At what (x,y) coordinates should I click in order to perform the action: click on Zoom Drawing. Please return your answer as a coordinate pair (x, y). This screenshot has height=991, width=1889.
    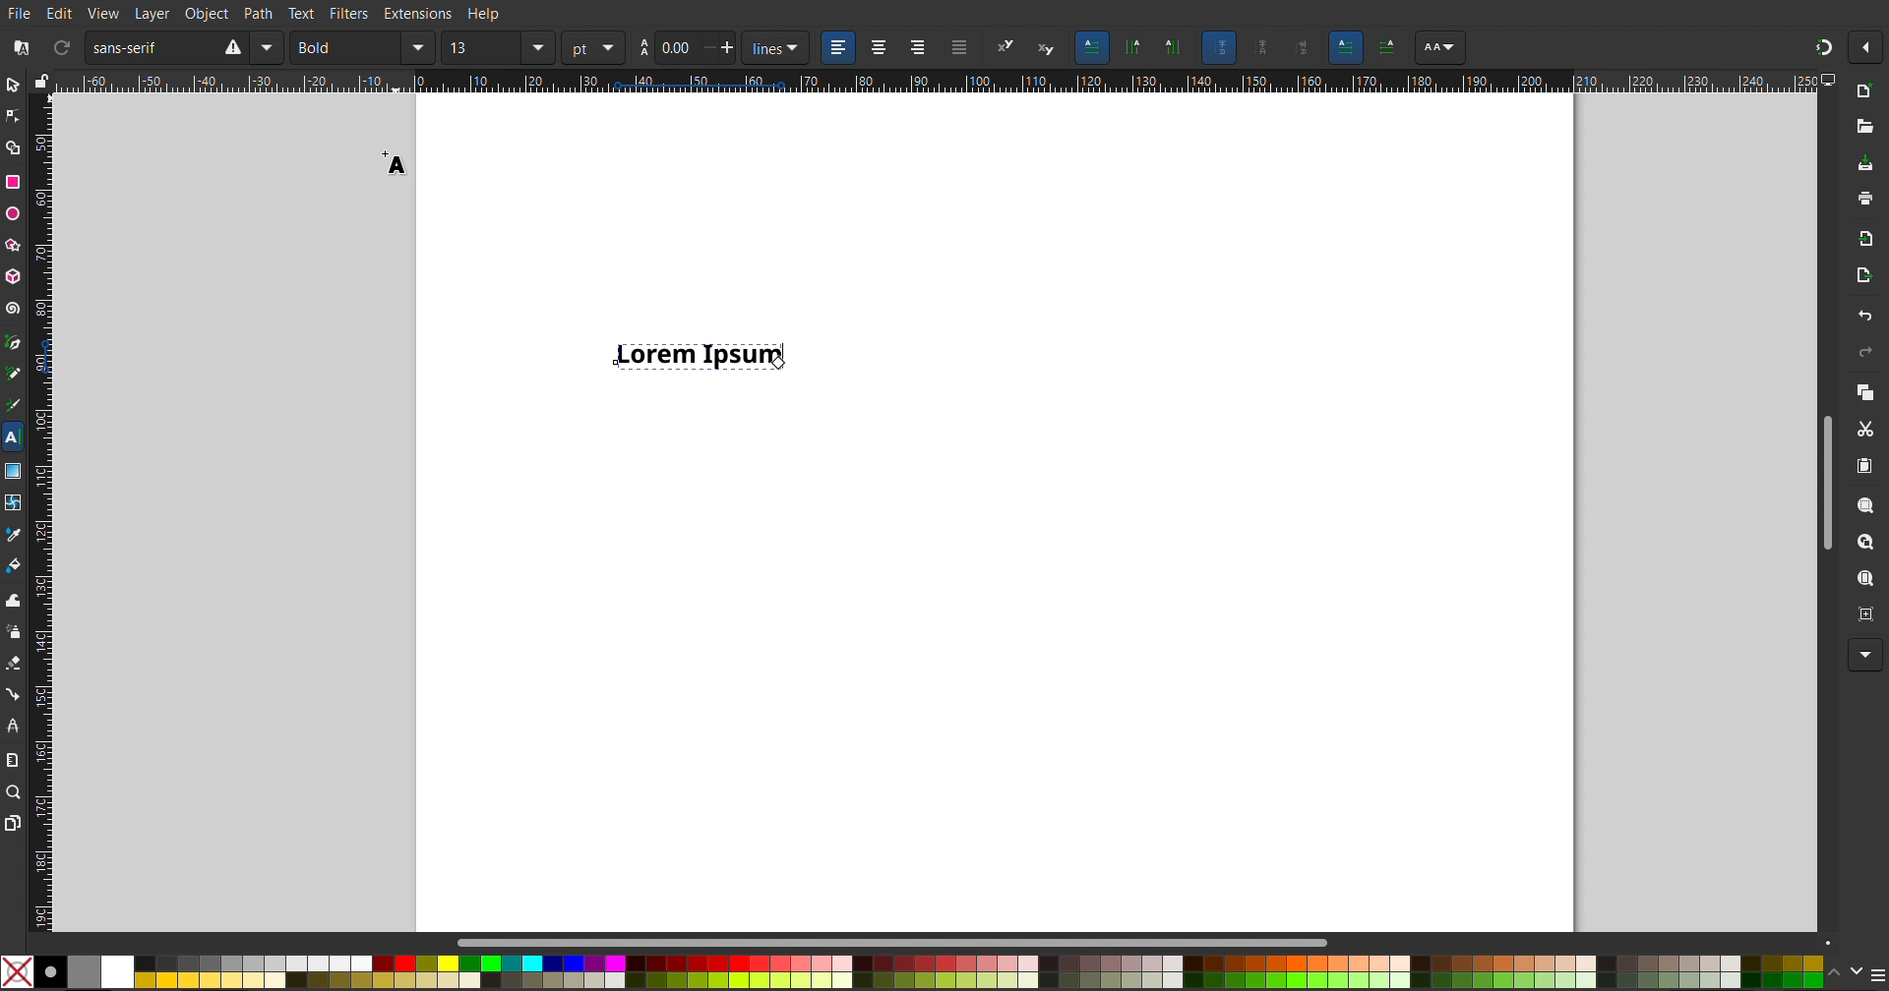
    Looking at the image, I should click on (1860, 543).